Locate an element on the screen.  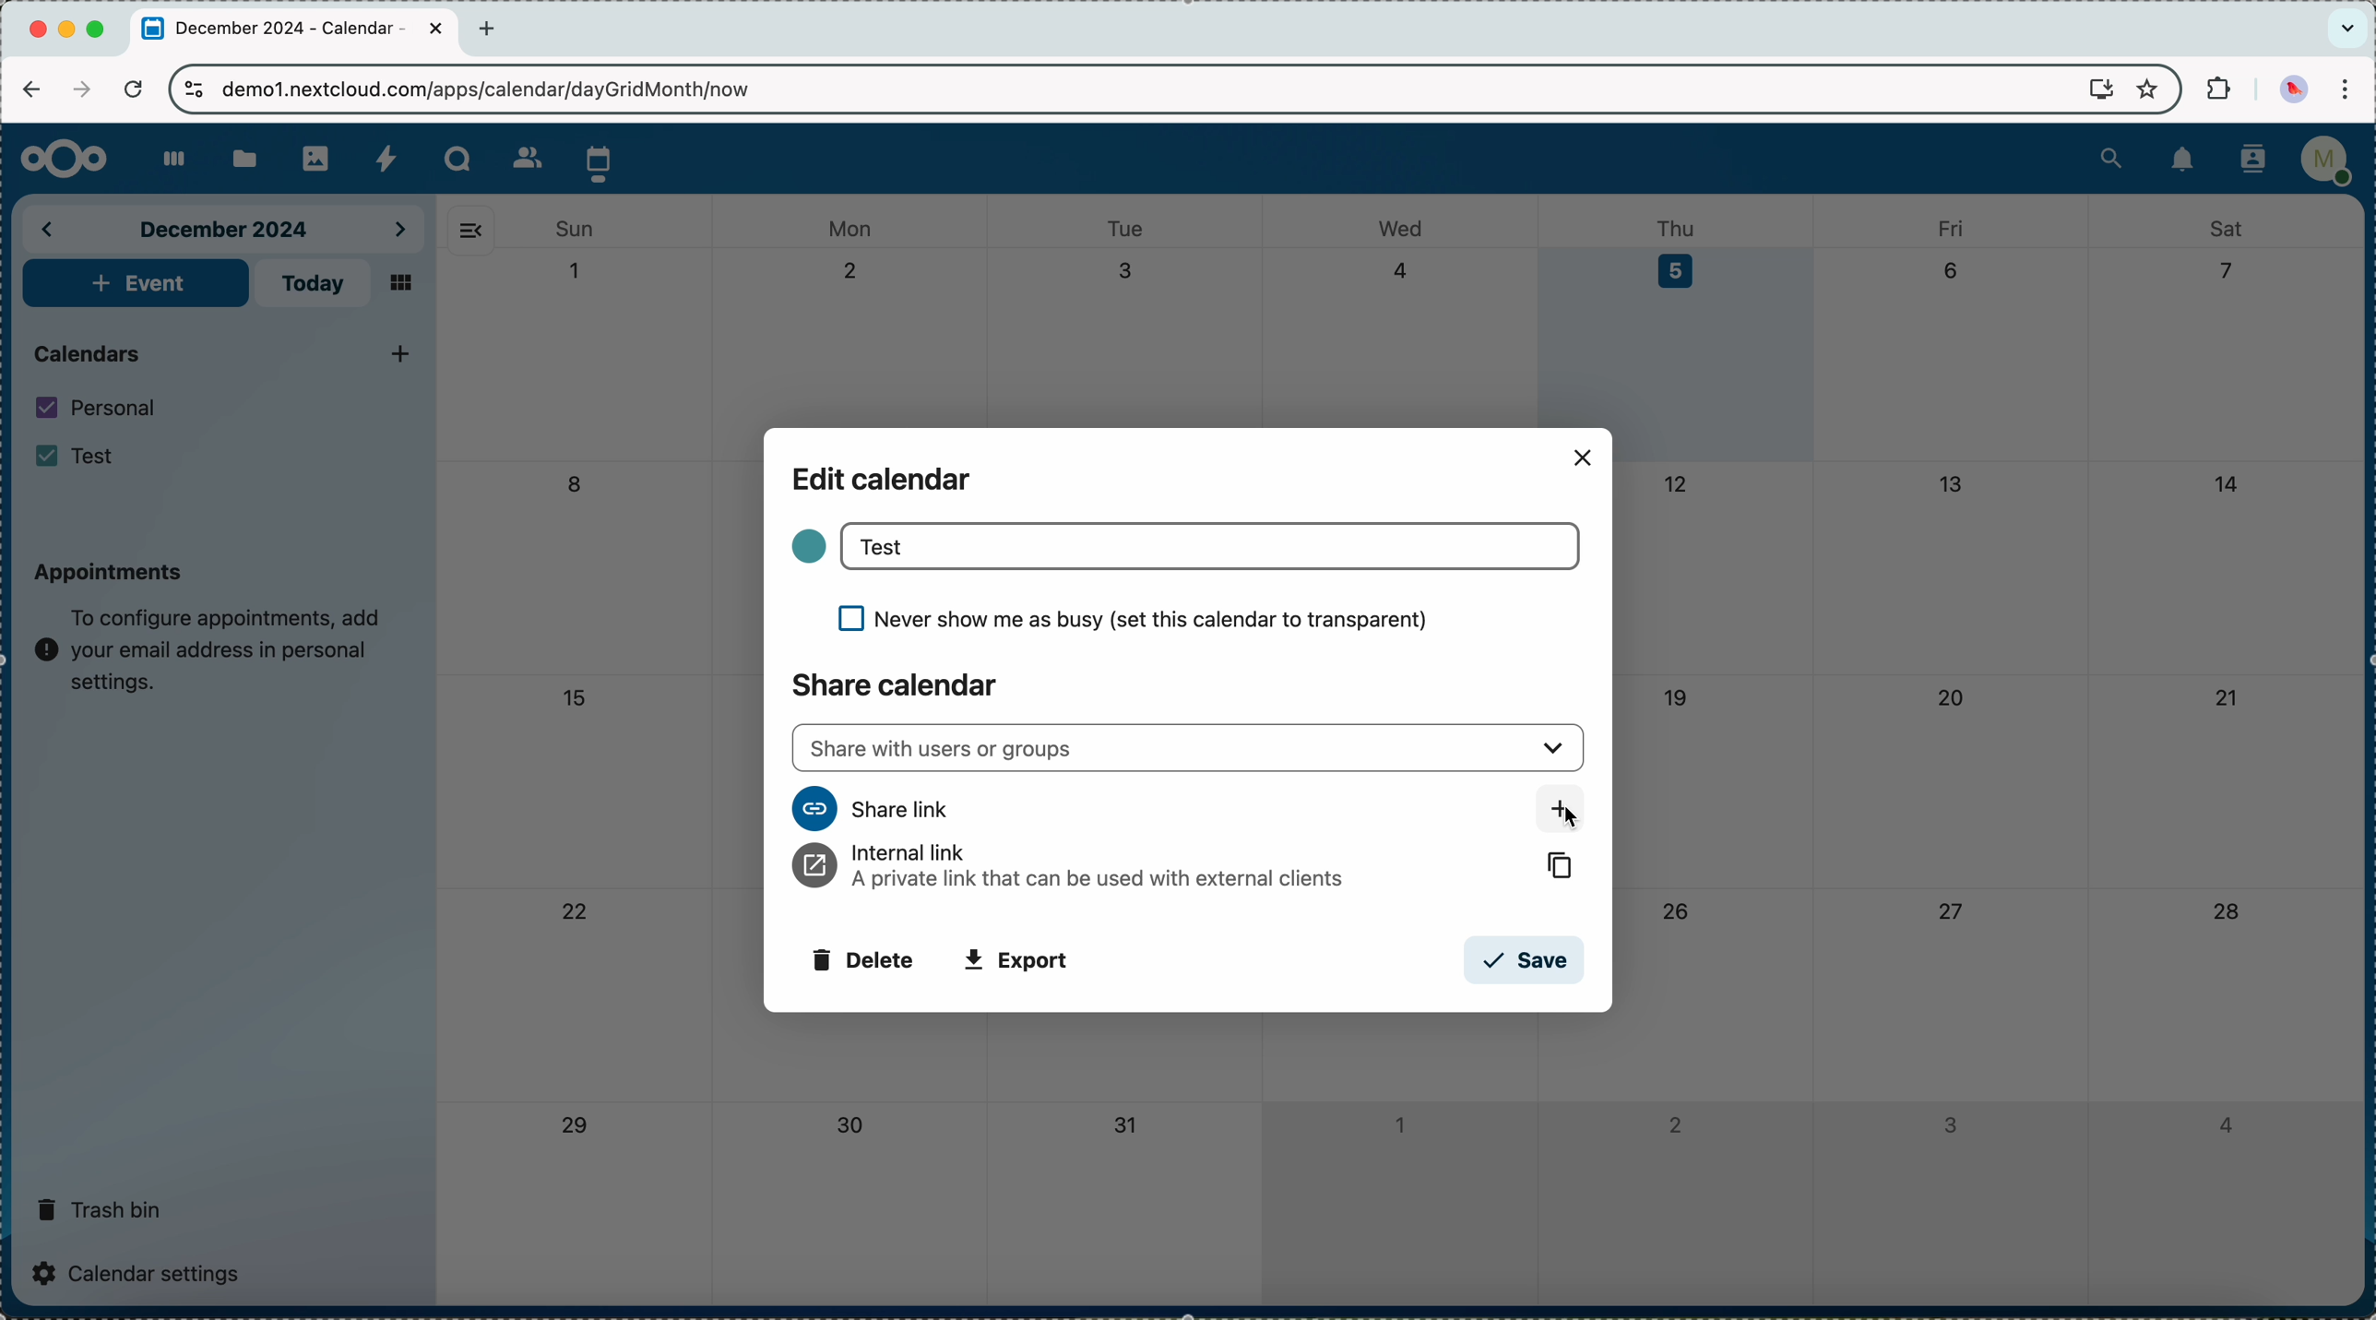
favorites is located at coordinates (2145, 88).